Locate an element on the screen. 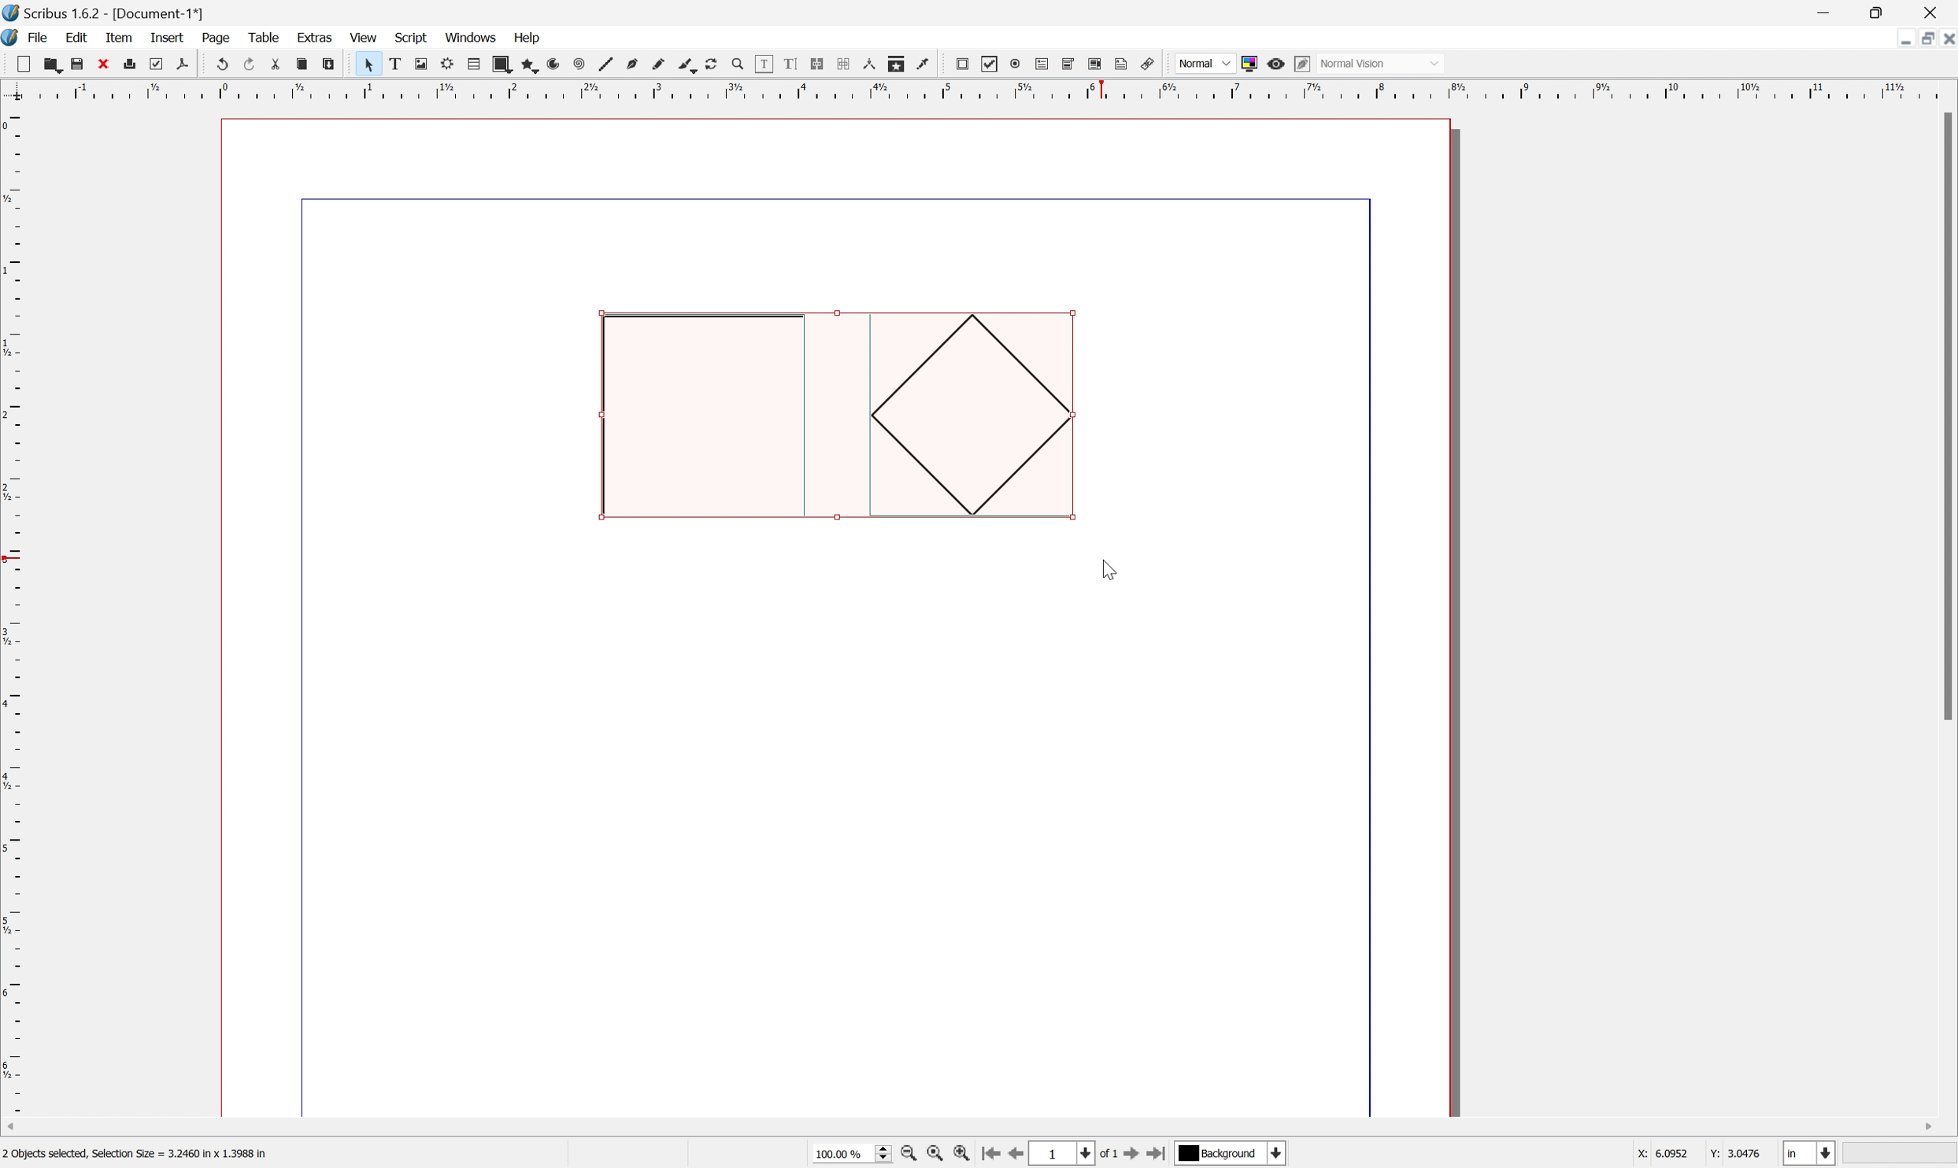 This screenshot has width=1958, height=1168. Minimize is located at coordinates (1825, 11).